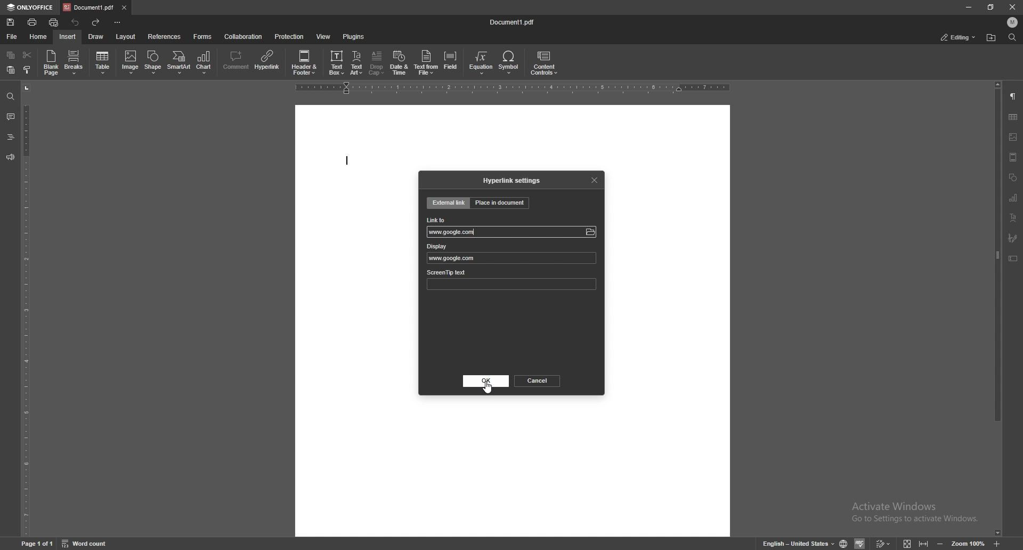 This screenshot has height=550, width=1023. What do you see at coordinates (38, 544) in the screenshot?
I see `page 1 of 1` at bounding box center [38, 544].